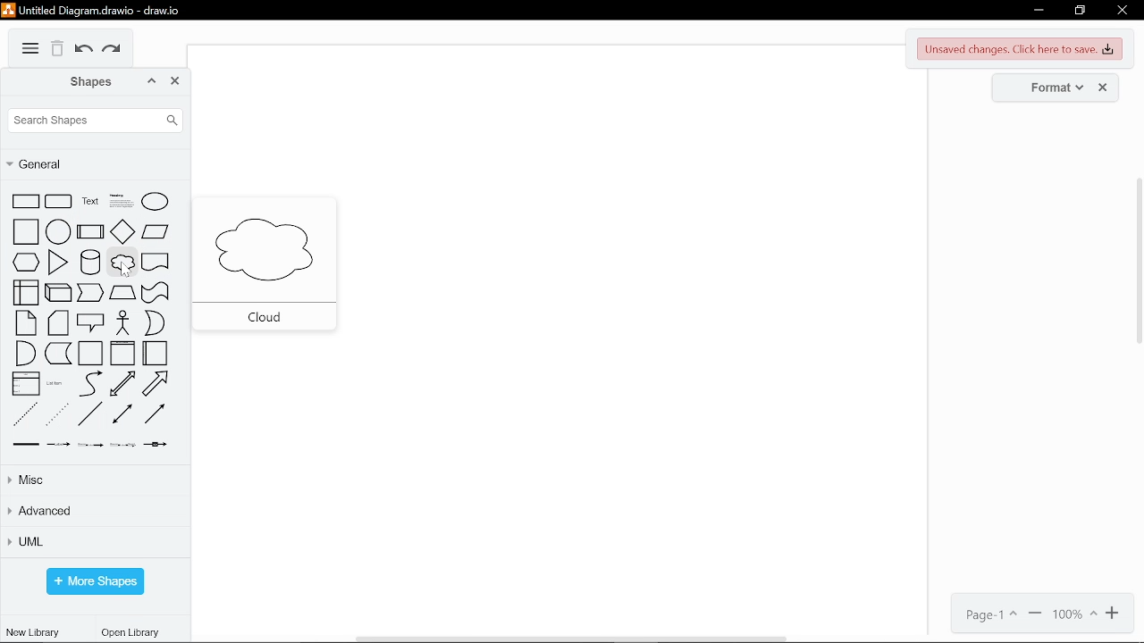 This screenshot has height=643, width=1144. I want to click on bidirectional arrow, so click(122, 384).